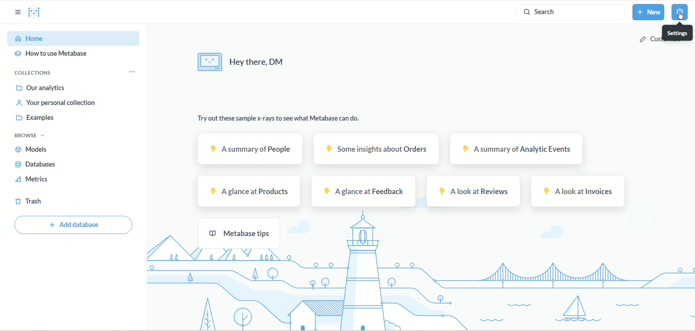 The image size is (695, 331). I want to click on some insights about orders, so click(376, 150).